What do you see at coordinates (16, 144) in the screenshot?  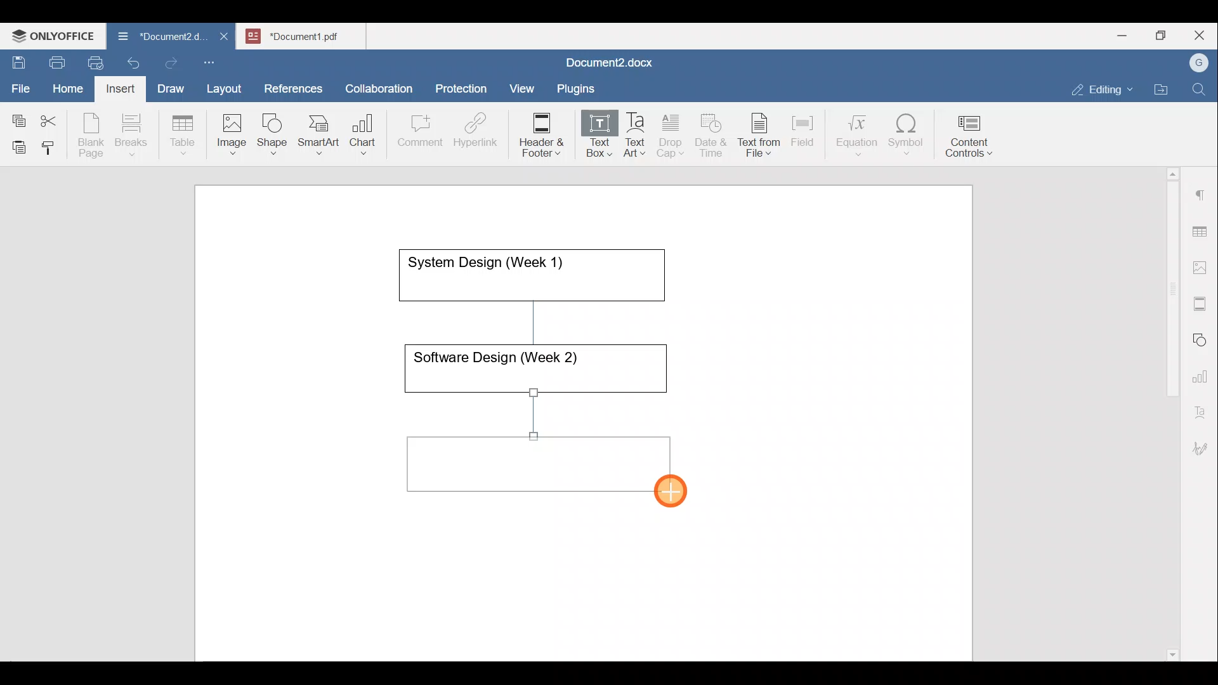 I see `Paste` at bounding box center [16, 144].